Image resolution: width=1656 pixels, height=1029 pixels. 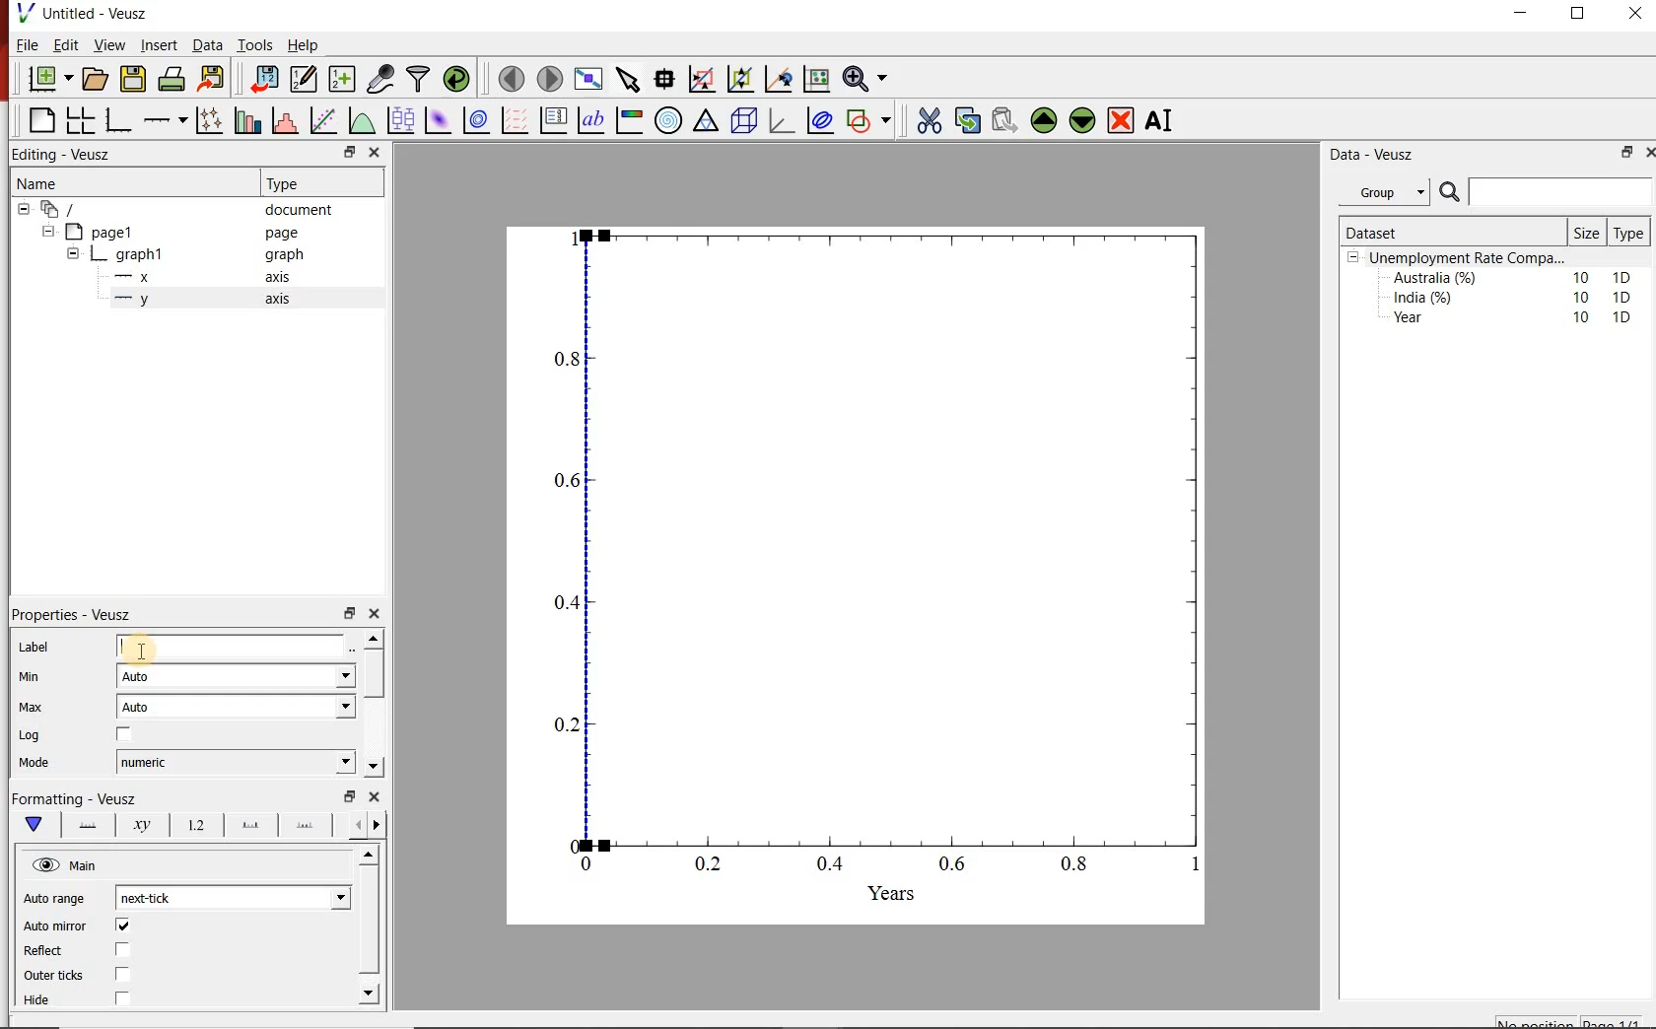 I want to click on new document, so click(x=51, y=78).